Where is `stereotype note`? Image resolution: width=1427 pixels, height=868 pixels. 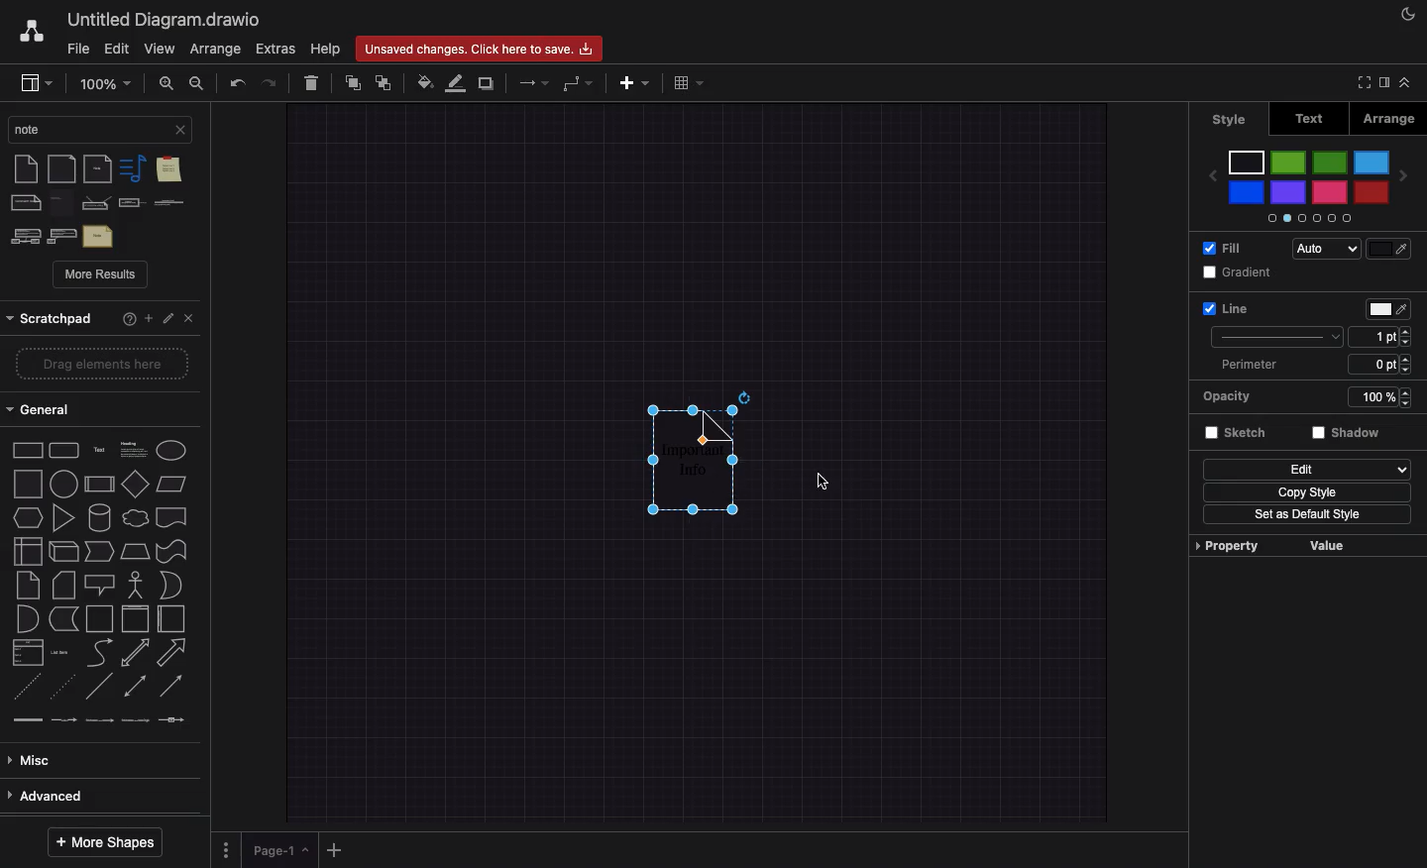 stereotype note is located at coordinates (62, 236).